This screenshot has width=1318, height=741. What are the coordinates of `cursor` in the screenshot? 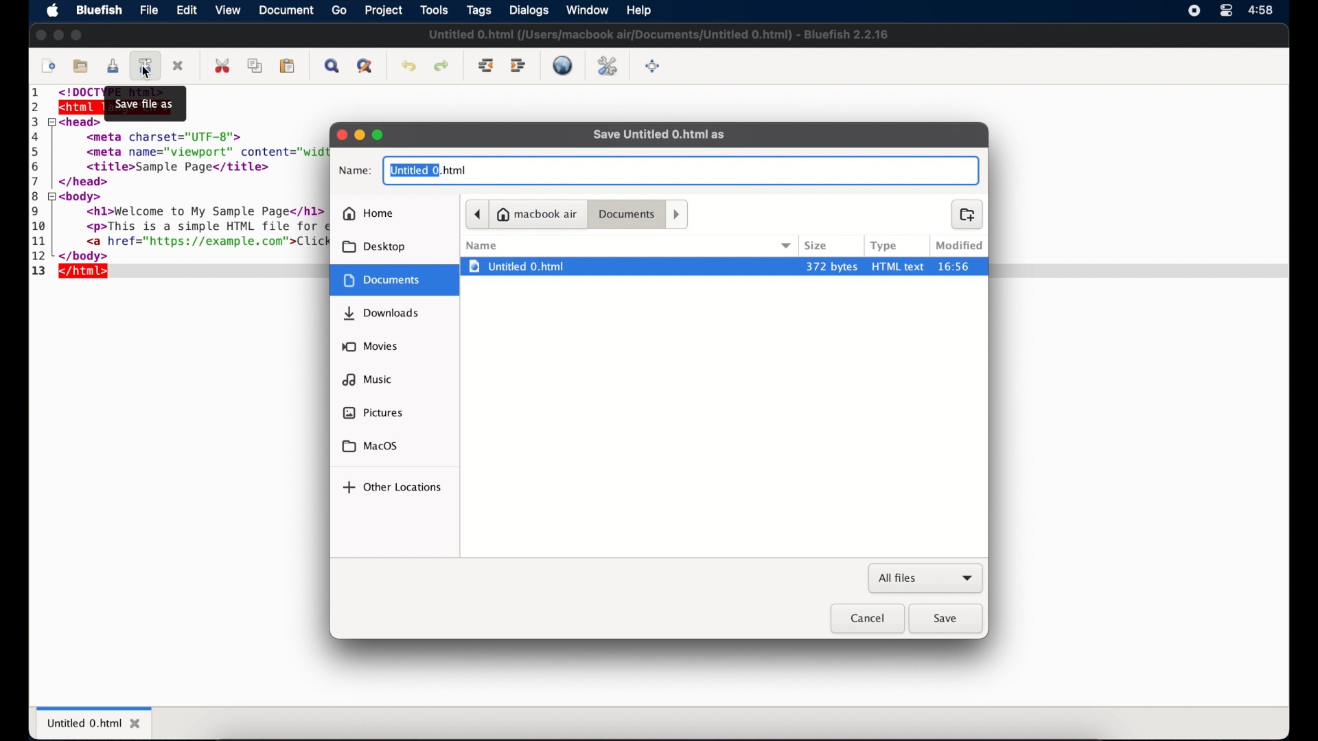 It's located at (147, 73).